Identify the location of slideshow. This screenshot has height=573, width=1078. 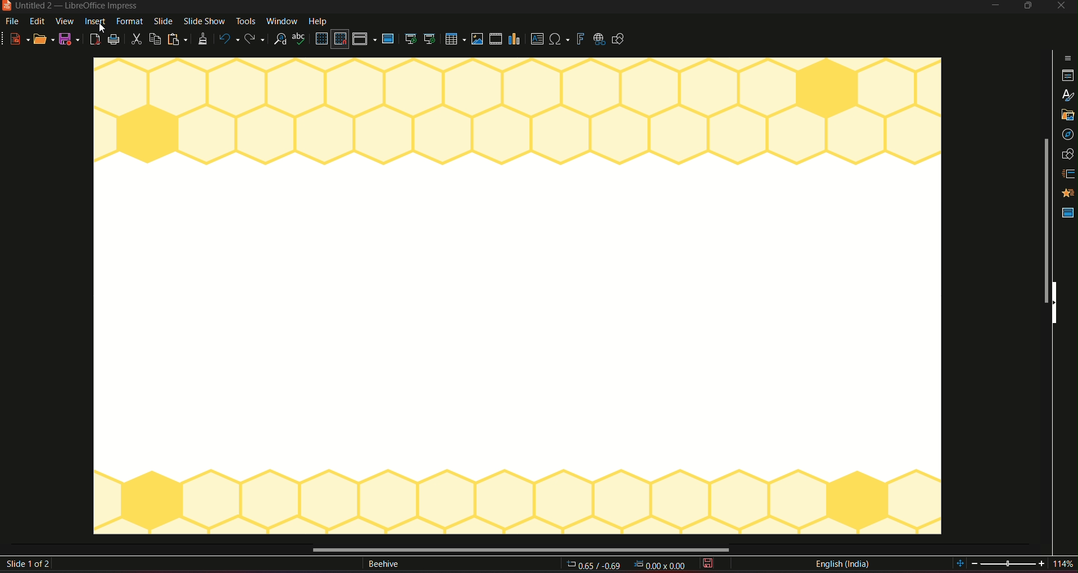
(204, 22).